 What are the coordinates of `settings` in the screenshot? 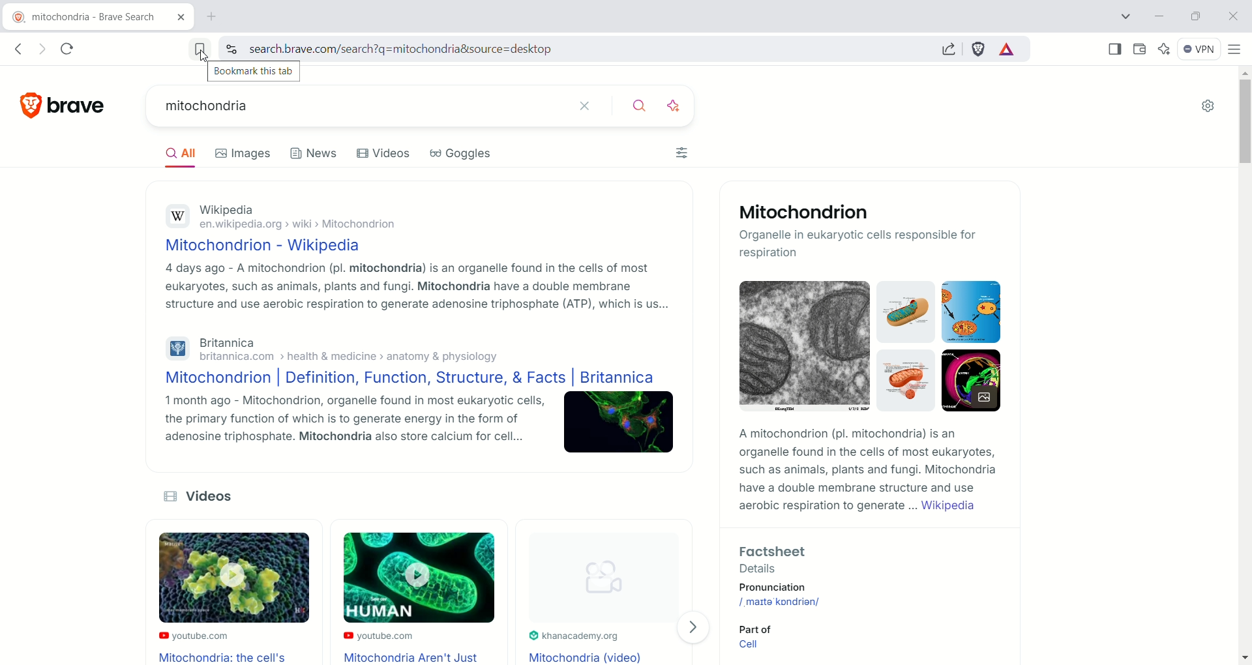 It's located at (1210, 107).